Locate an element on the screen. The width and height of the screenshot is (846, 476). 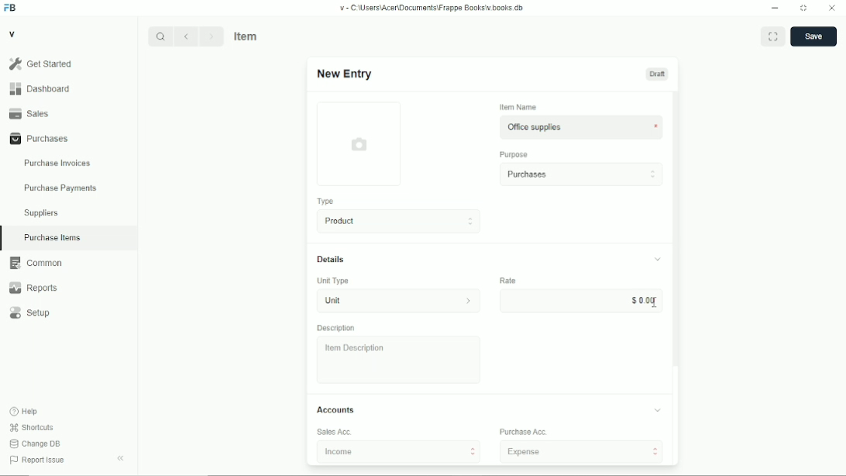
suppliers is located at coordinates (41, 213).